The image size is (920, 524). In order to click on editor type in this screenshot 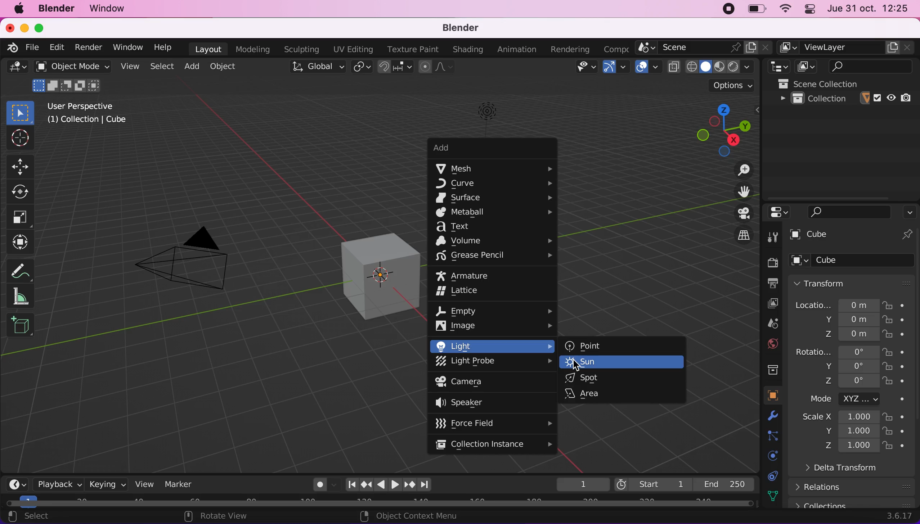, I will do `click(776, 212)`.